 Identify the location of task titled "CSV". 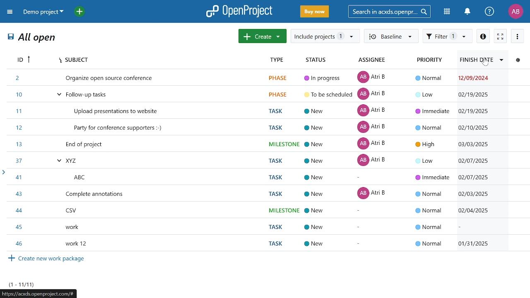
(270, 209).